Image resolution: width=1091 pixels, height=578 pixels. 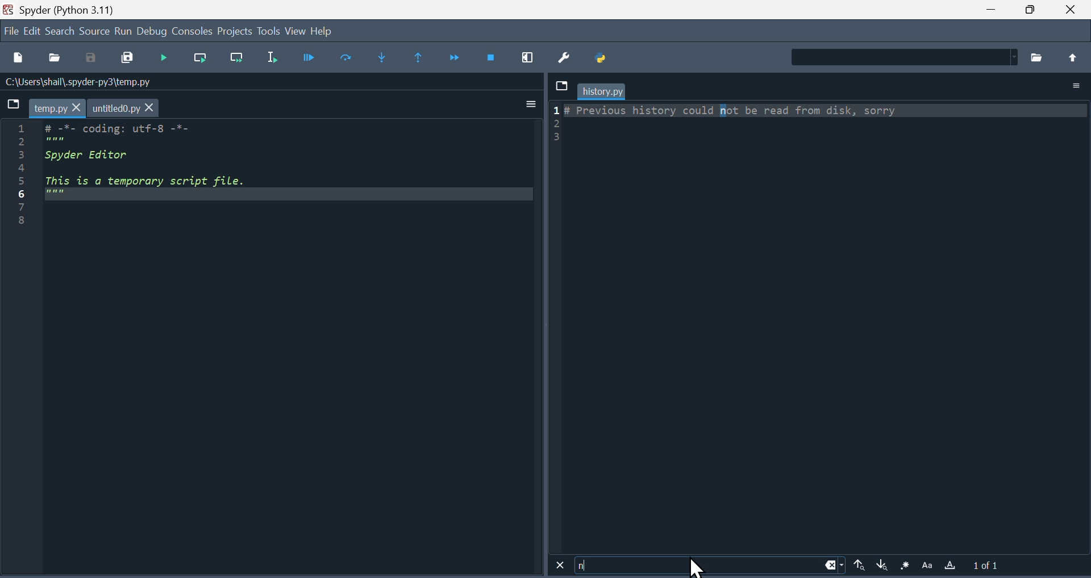 What do you see at coordinates (274, 56) in the screenshot?
I see `Run selection` at bounding box center [274, 56].